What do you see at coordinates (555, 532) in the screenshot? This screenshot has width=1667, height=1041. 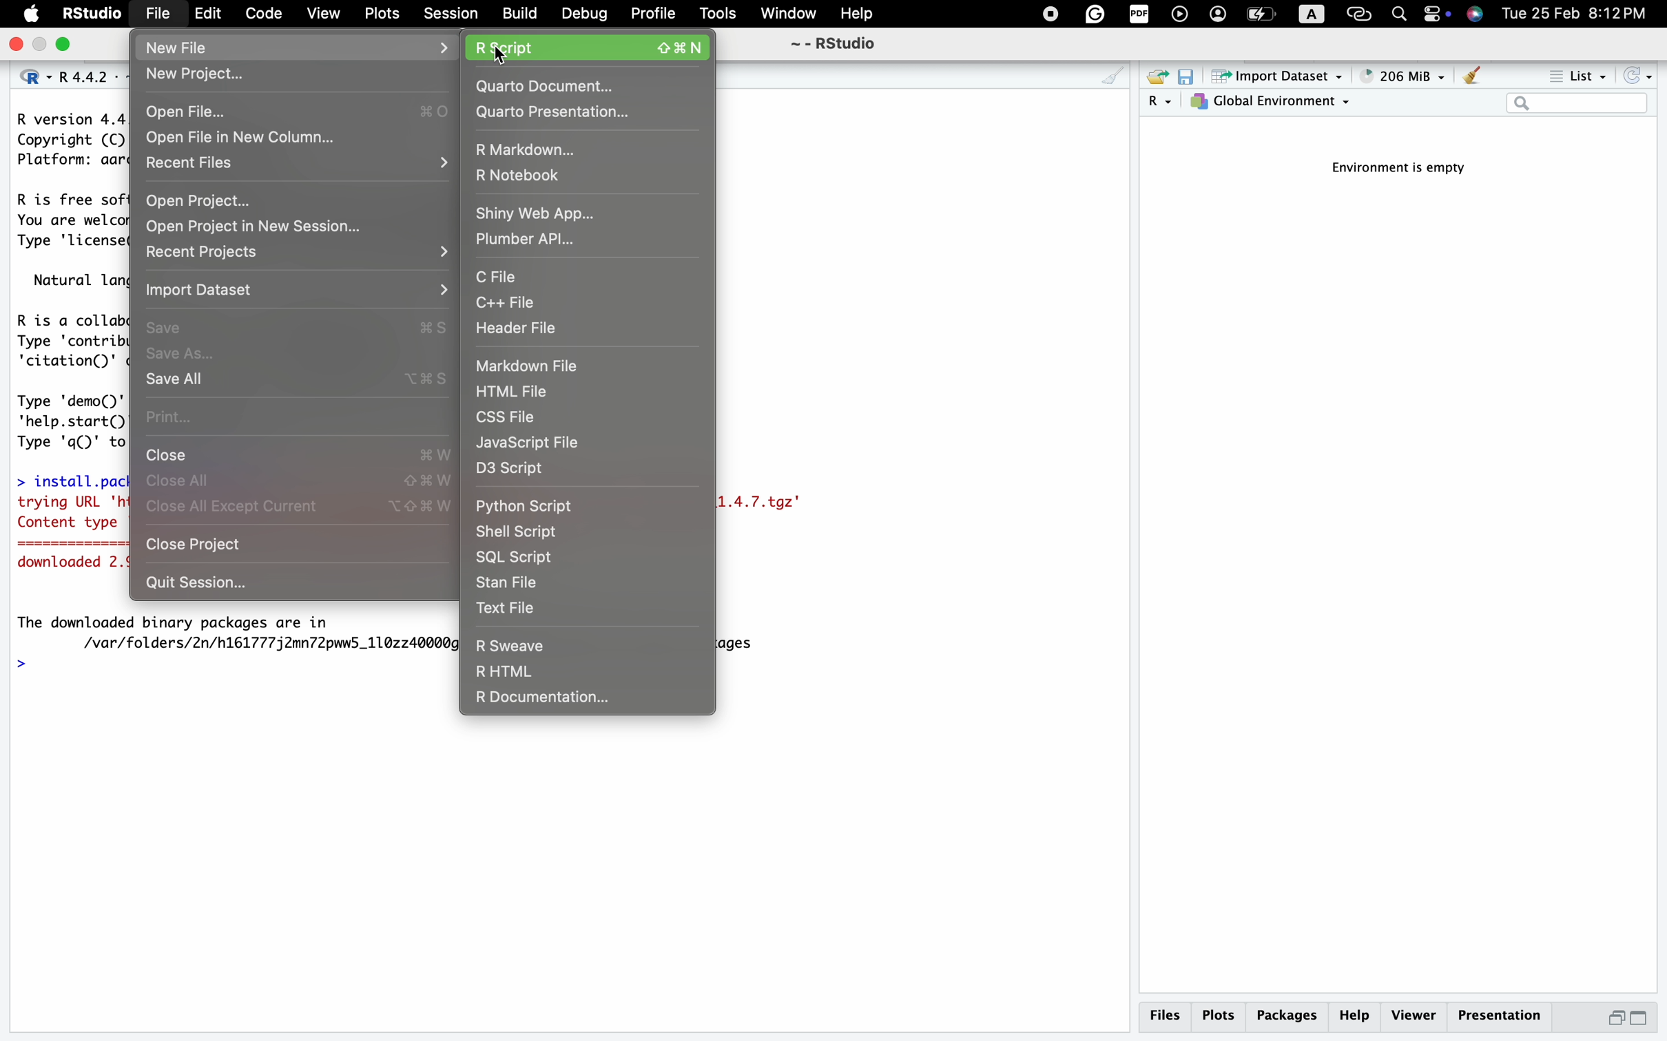 I see `shell script` at bounding box center [555, 532].